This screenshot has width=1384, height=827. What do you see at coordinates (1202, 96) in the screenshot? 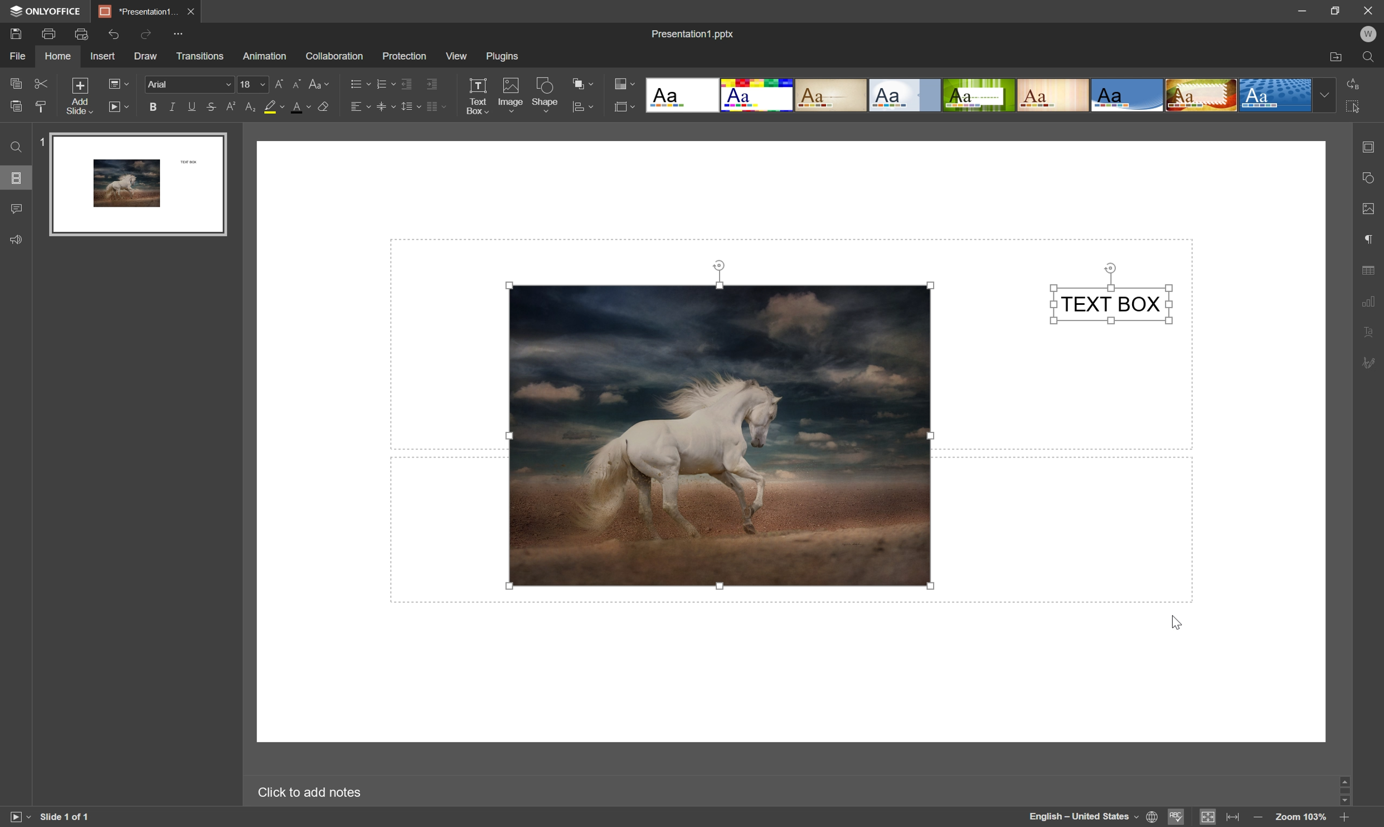
I see `Safari` at bounding box center [1202, 96].